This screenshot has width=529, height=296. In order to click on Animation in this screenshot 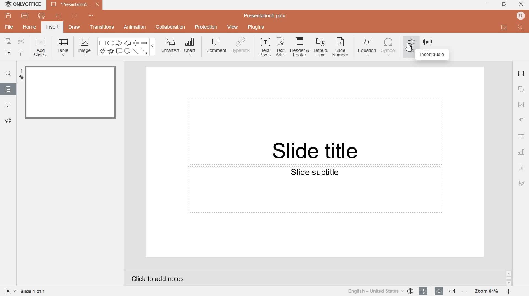, I will do `click(135, 27)`.